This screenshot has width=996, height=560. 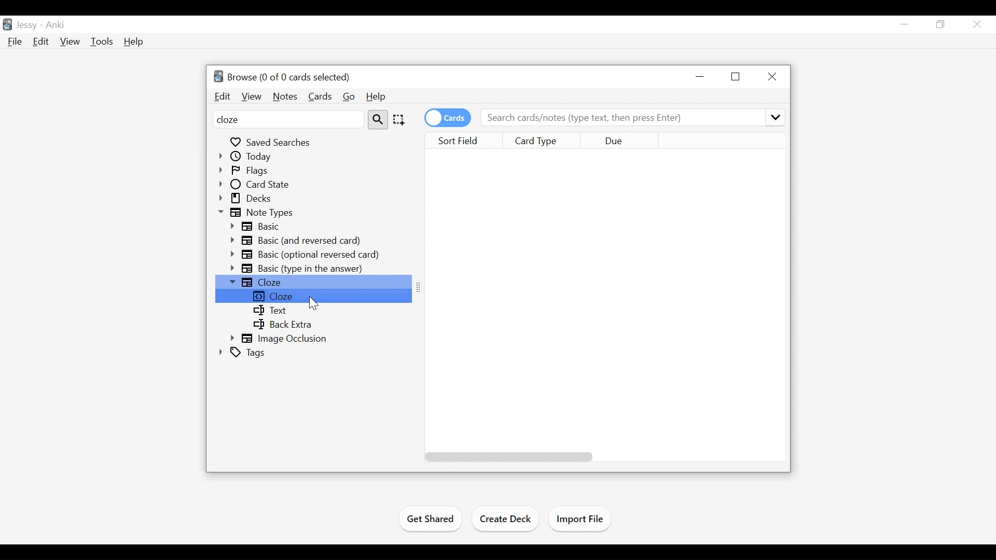 What do you see at coordinates (701, 76) in the screenshot?
I see `minimize` at bounding box center [701, 76].